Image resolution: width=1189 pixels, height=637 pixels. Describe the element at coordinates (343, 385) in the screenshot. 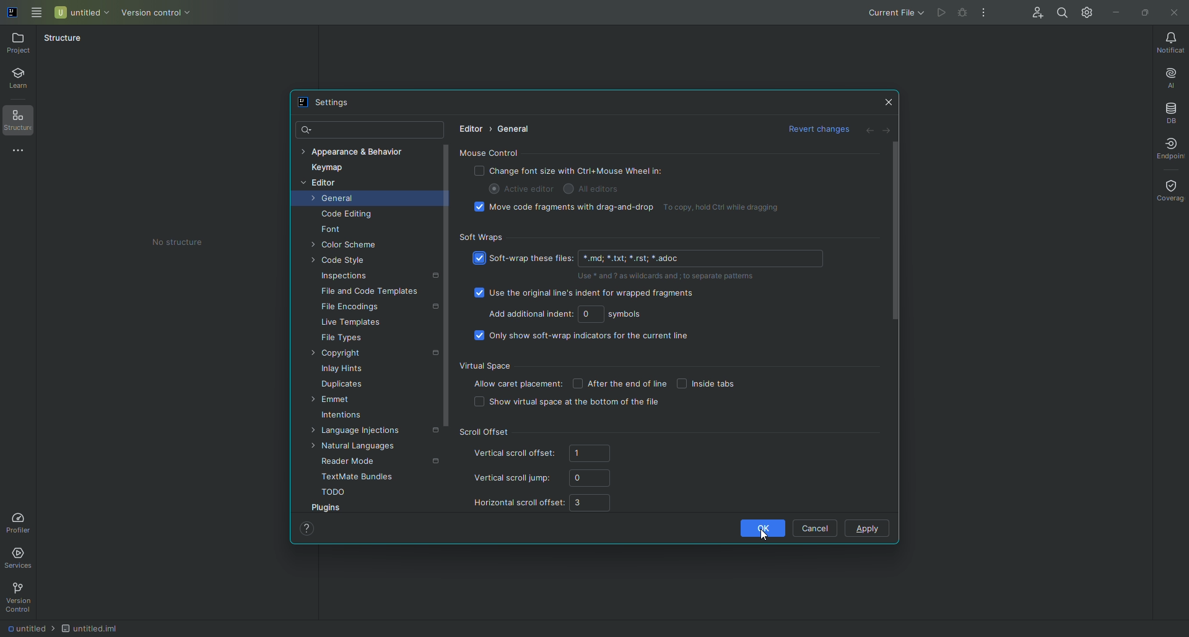

I see `Duplicates` at that location.